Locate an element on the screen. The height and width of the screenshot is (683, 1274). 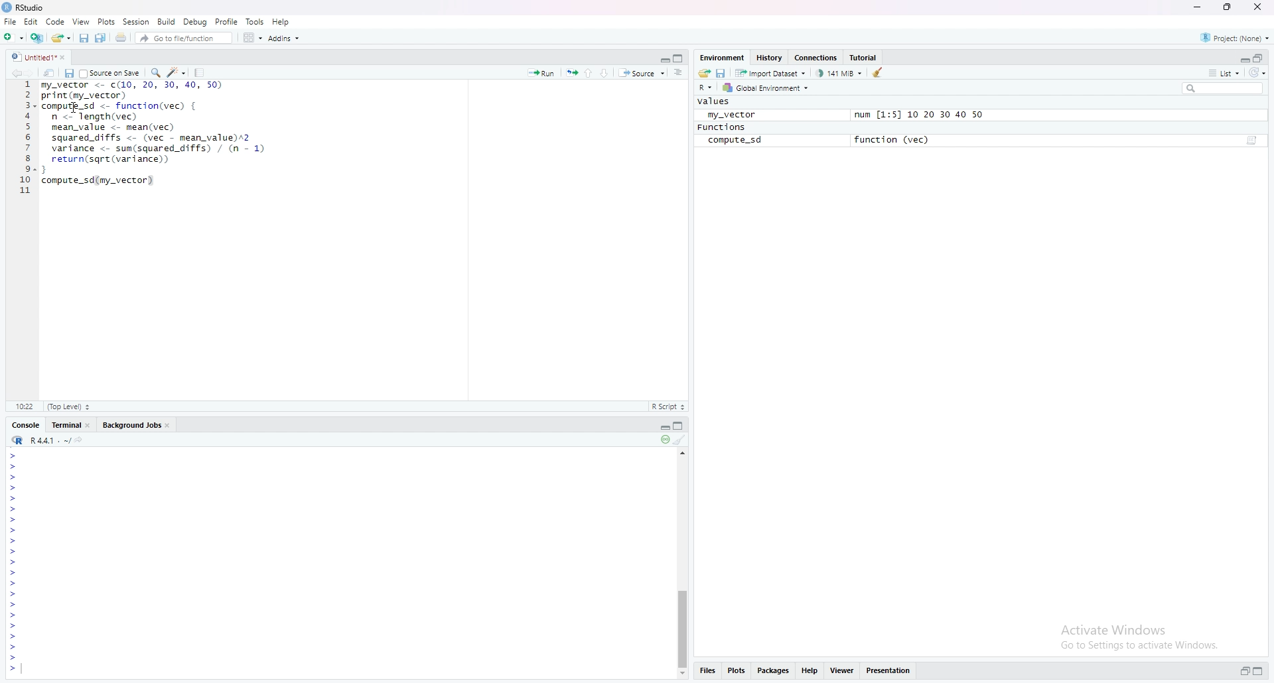
Prompt cursor is located at coordinates (14, 658).